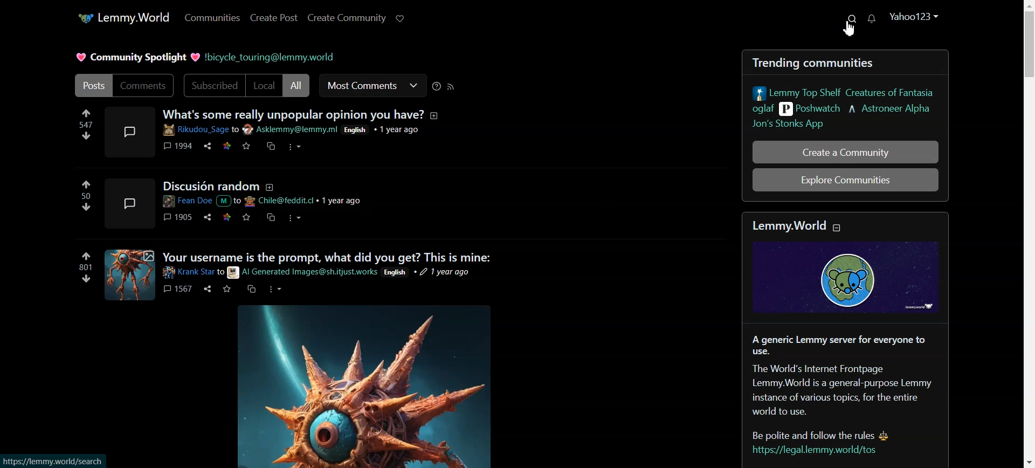  I want to click on , so click(52, 461).